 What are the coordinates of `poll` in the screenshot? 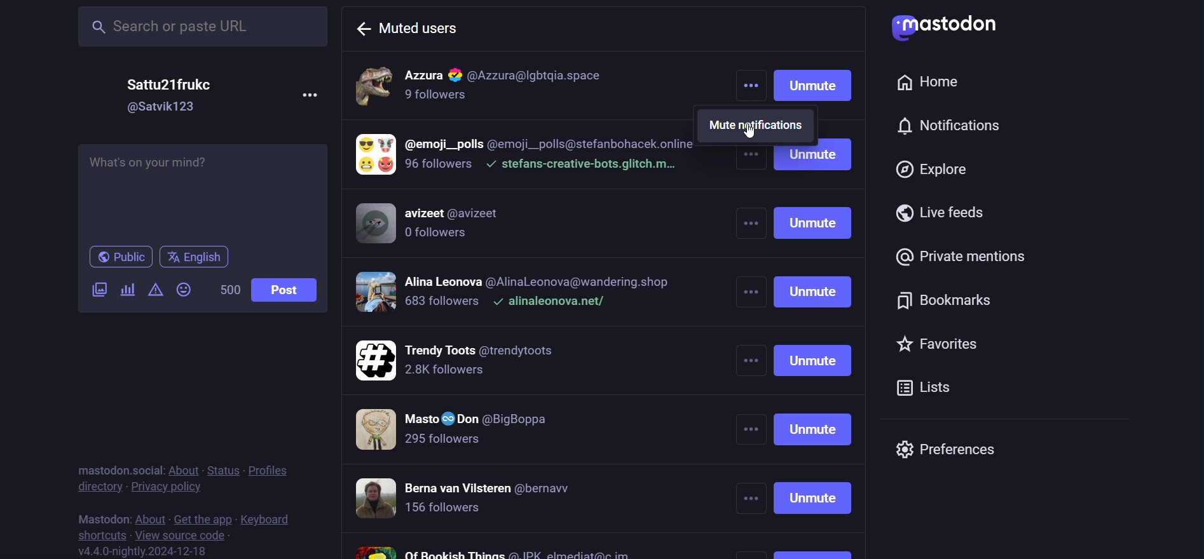 It's located at (127, 291).